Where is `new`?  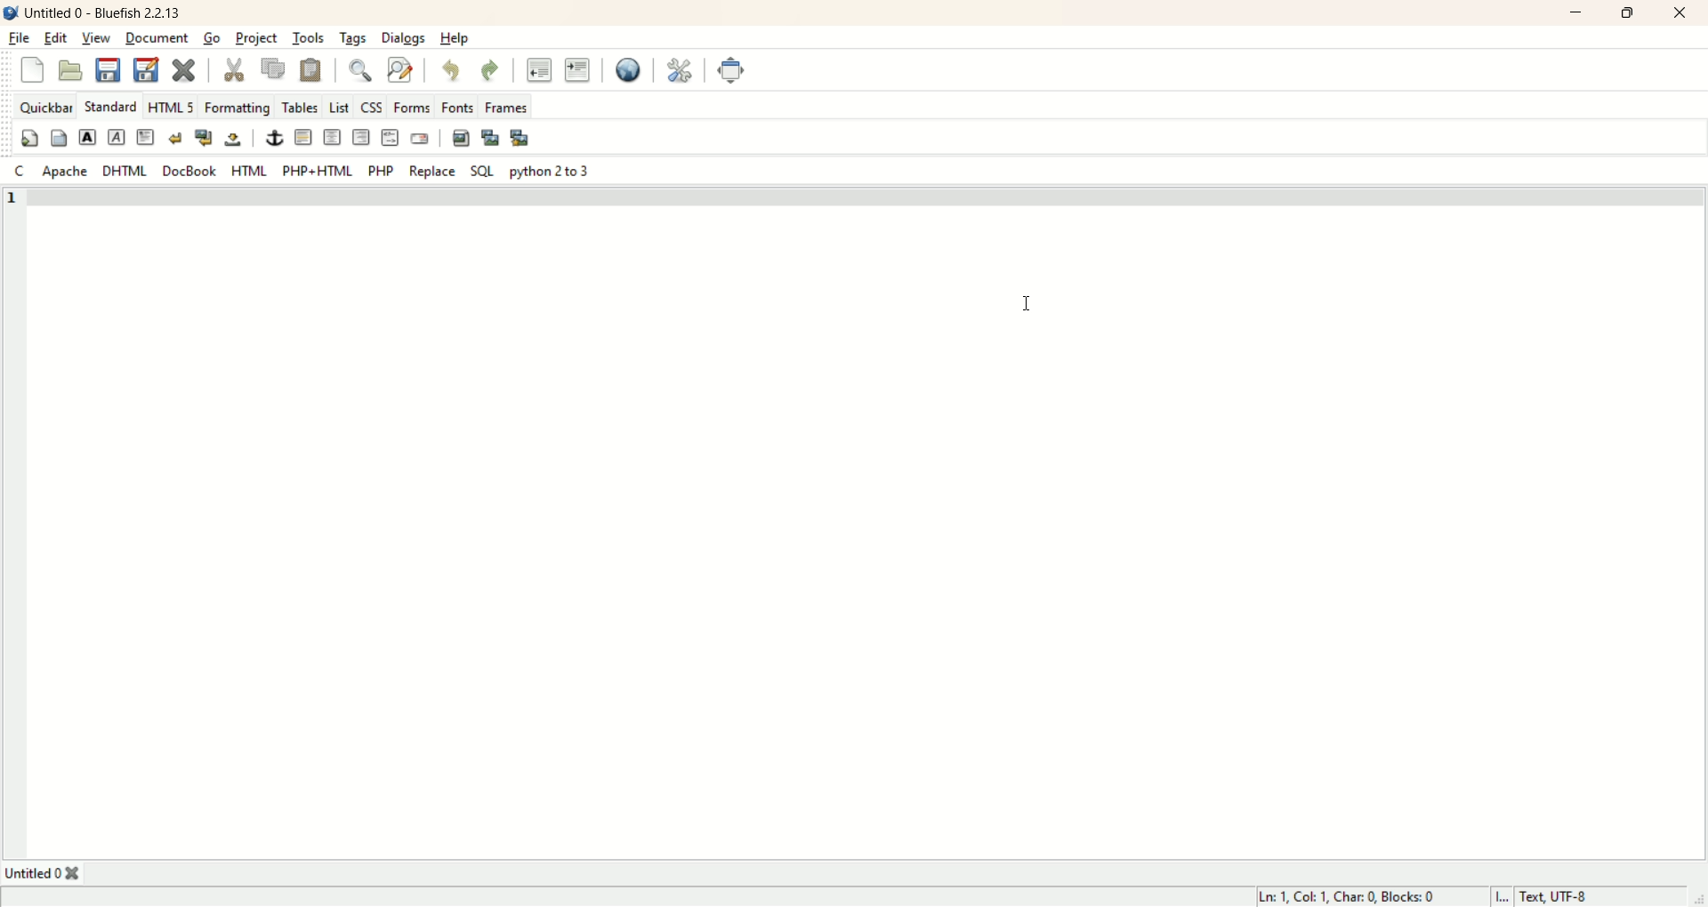
new is located at coordinates (33, 71).